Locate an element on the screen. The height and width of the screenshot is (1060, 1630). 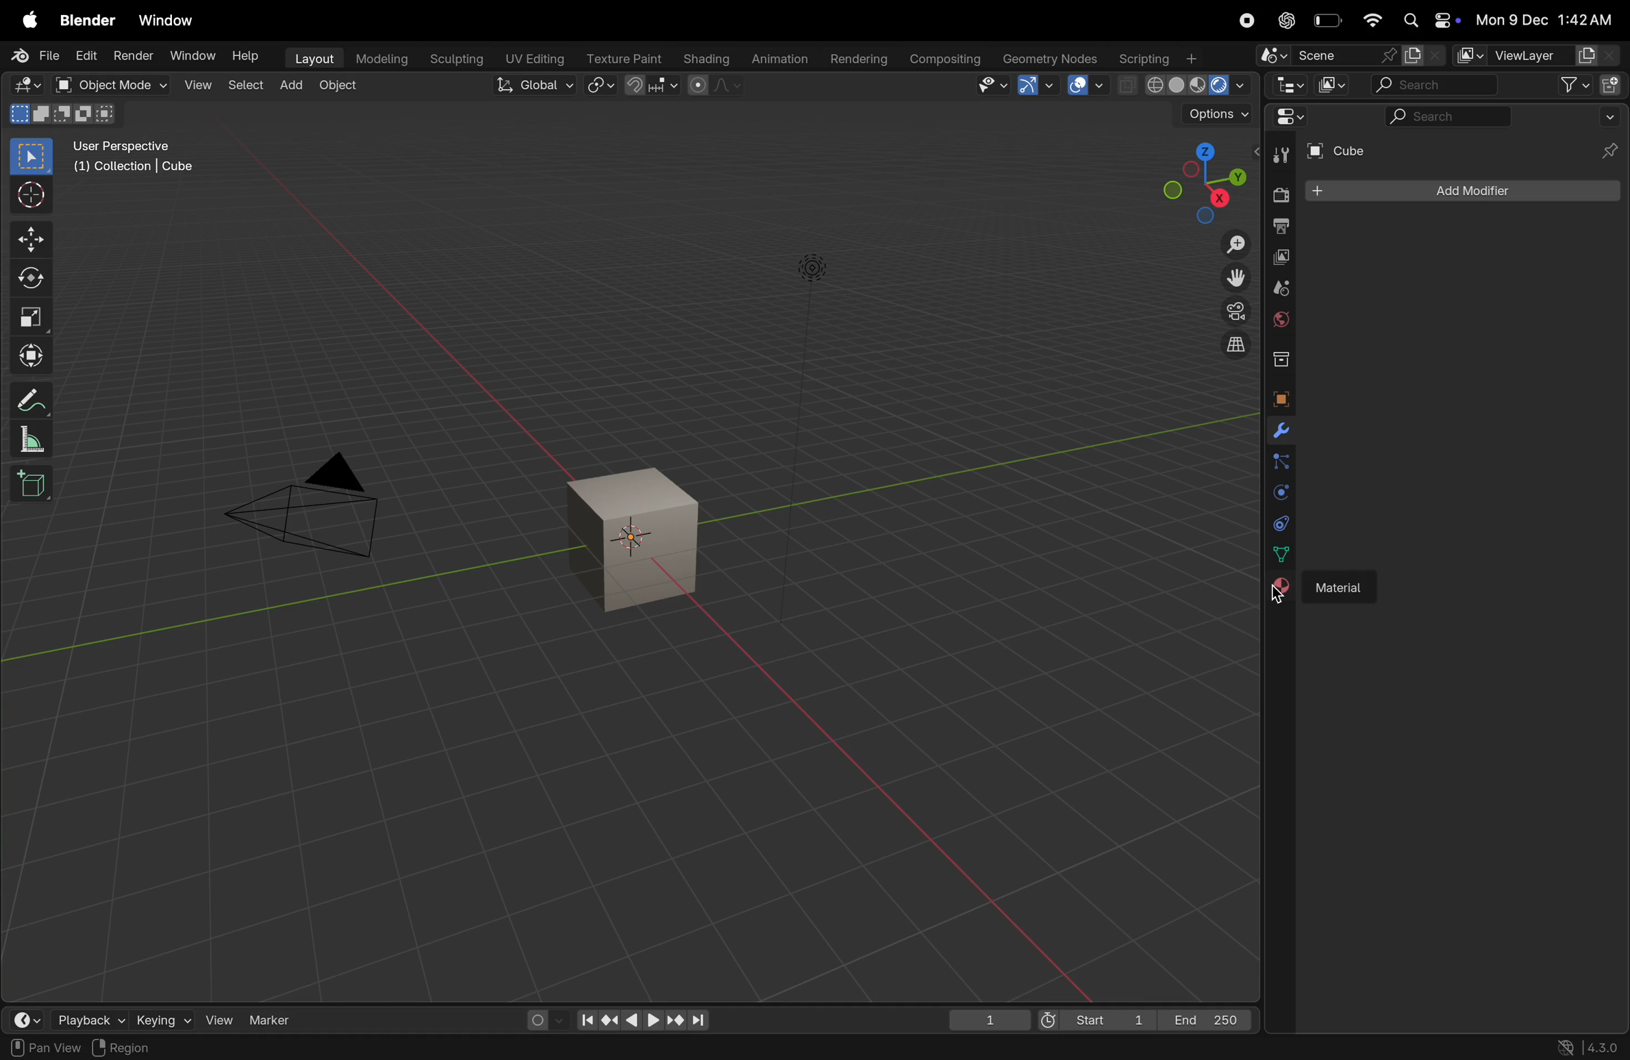
play back controls is located at coordinates (642, 1022).